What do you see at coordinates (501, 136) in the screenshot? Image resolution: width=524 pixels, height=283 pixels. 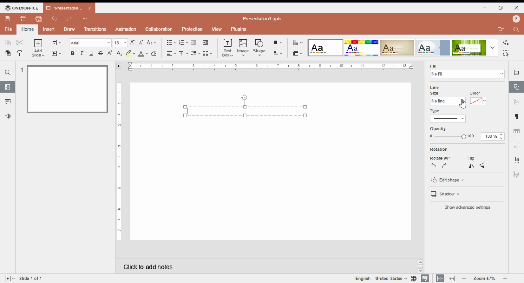 I see `increase/decrease opacity` at bounding box center [501, 136].